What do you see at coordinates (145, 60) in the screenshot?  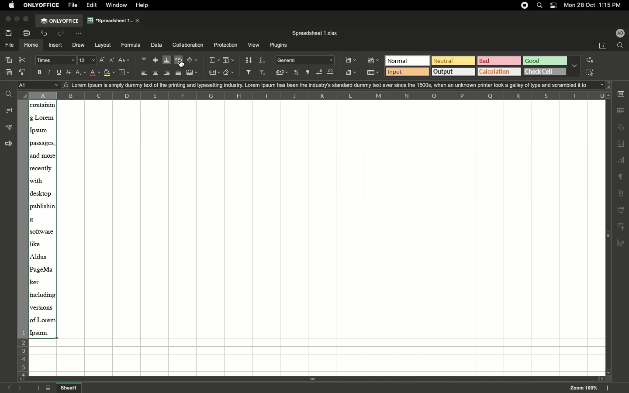 I see `Align top` at bounding box center [145, 60].